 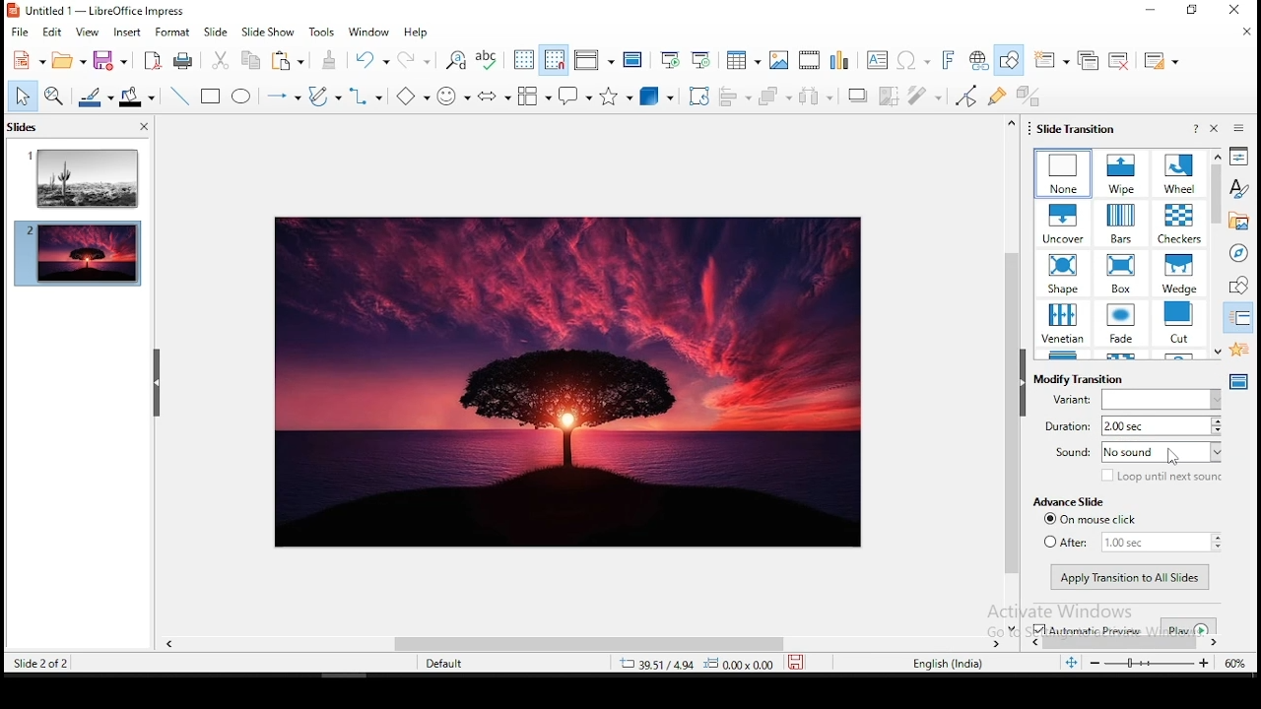 I want to click on Minimize, so click(x=1149, y=9).